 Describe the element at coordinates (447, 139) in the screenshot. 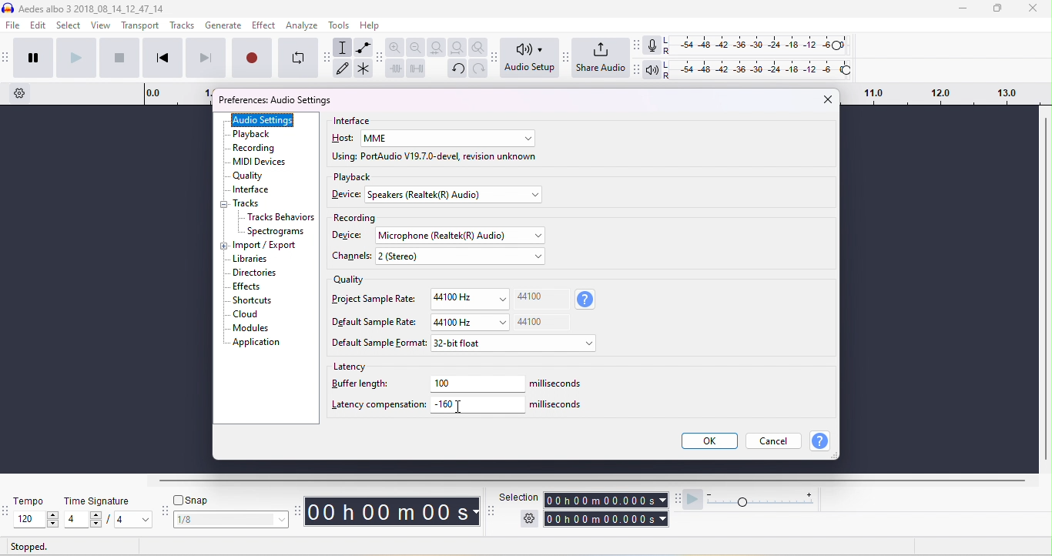

I see `select host` at that location.